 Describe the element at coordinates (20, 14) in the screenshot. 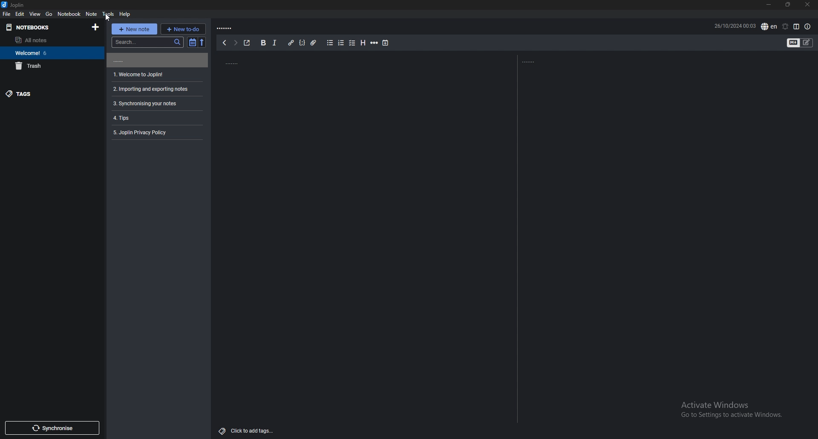

I see `edit` at that location.